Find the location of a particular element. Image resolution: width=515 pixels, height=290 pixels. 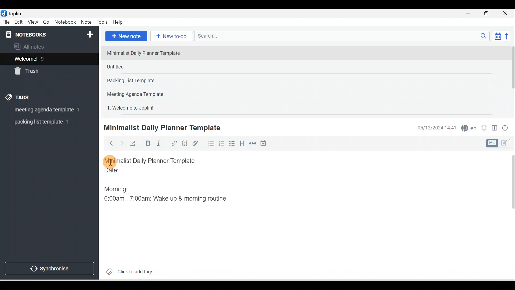

Note 1 is located at coordinates (147, 53).